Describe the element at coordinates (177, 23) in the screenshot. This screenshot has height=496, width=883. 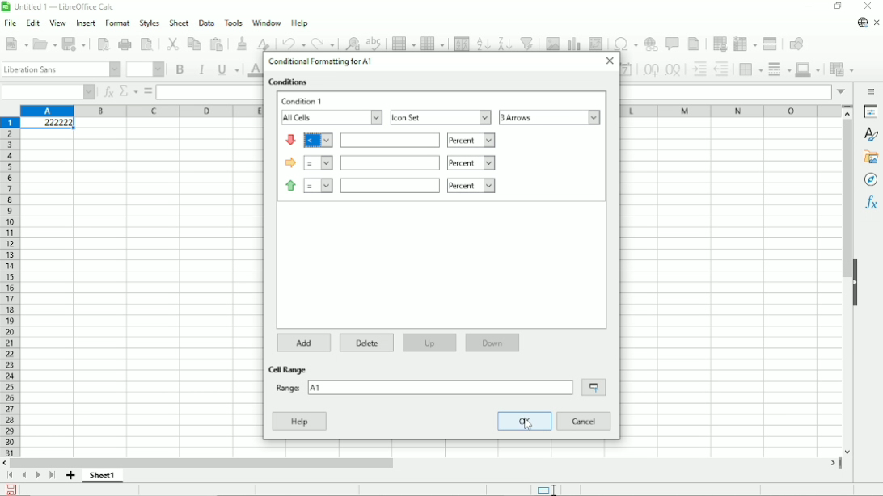
I see `Sheet` at that location.